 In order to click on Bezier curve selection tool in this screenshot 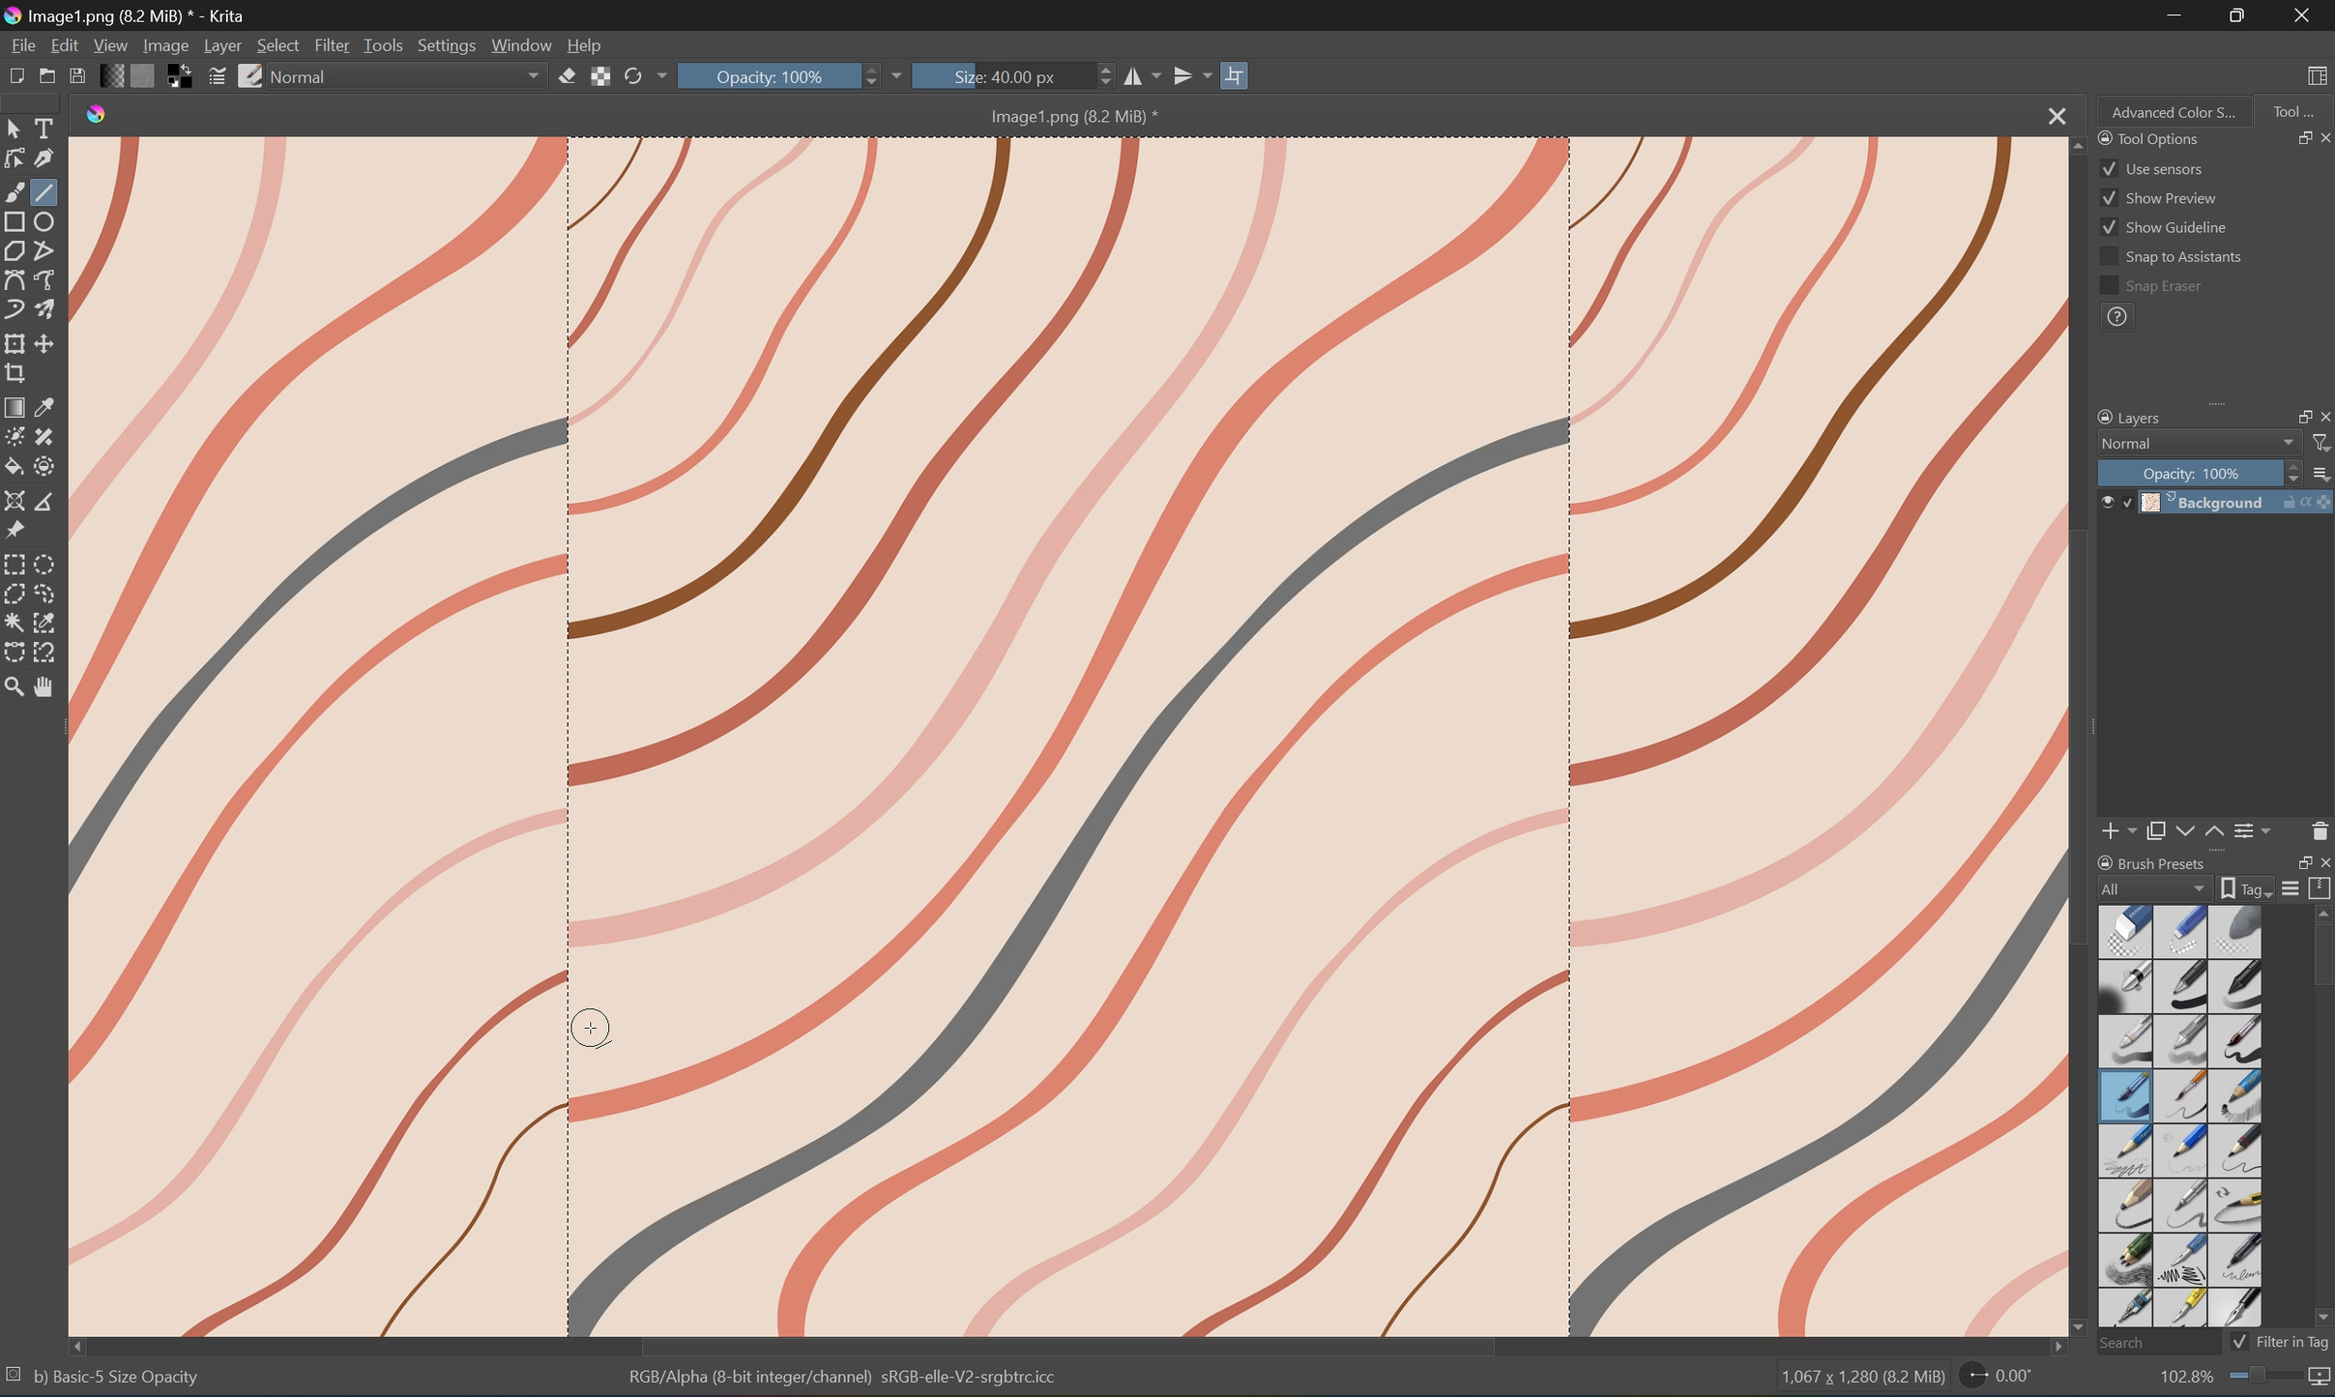, I will do `click(18, 649)`.